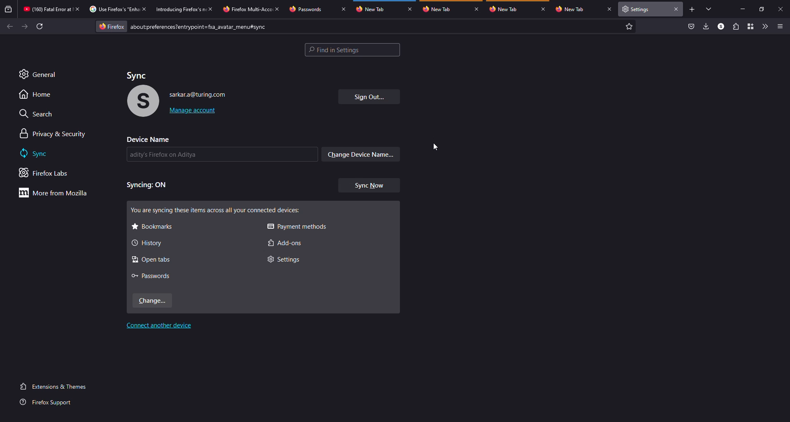 The width and height of the screenshot is (790, 422). What do you see at coordinates (247, 9) in the screenshot?
I see `tab` at bounding box center [247, 9].